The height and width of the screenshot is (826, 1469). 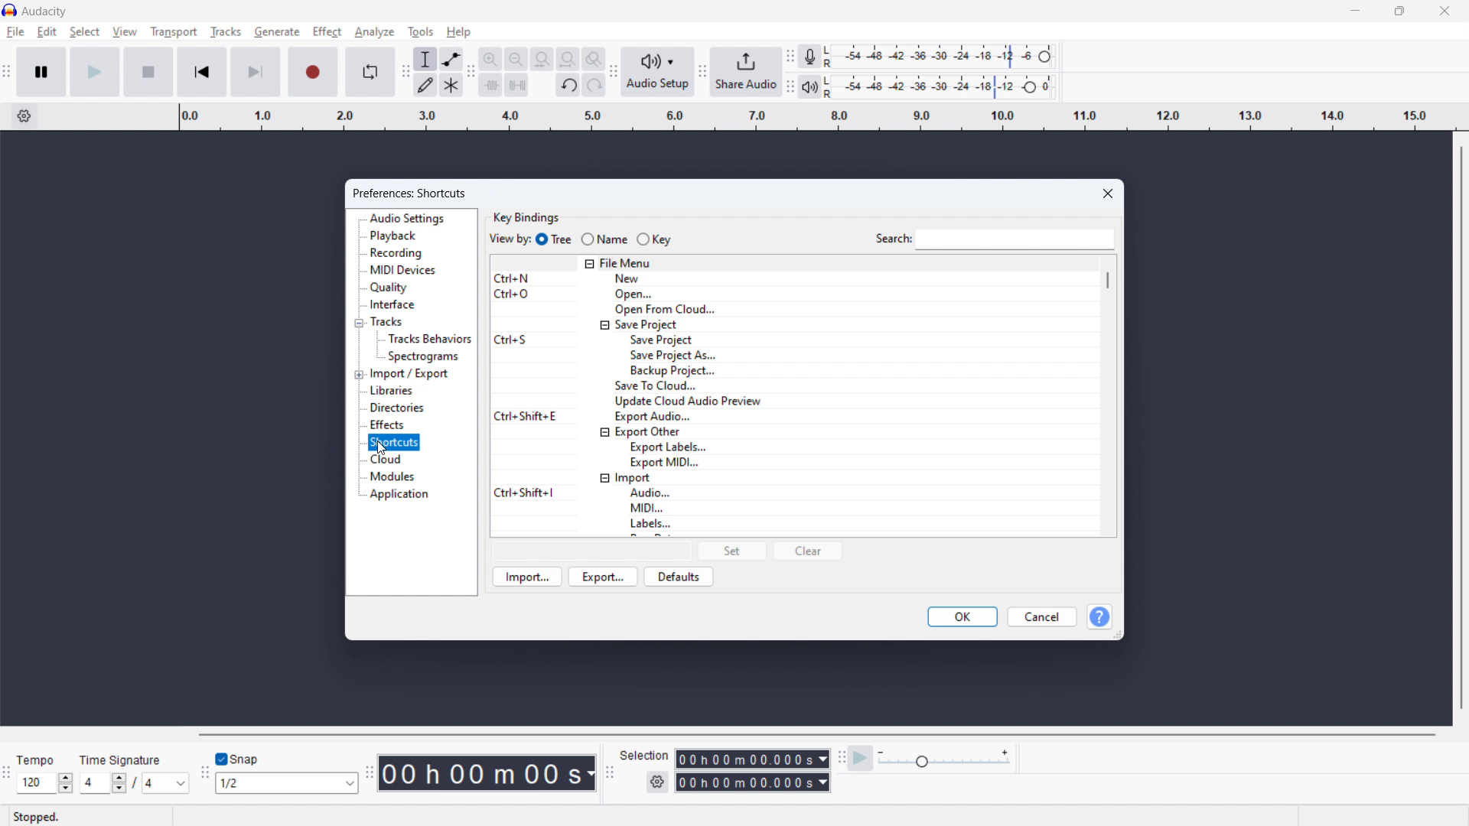 What do you see at coordinates (407, 218) in the screenshot?
I see `audio settings` at bounding box center [407, 218].